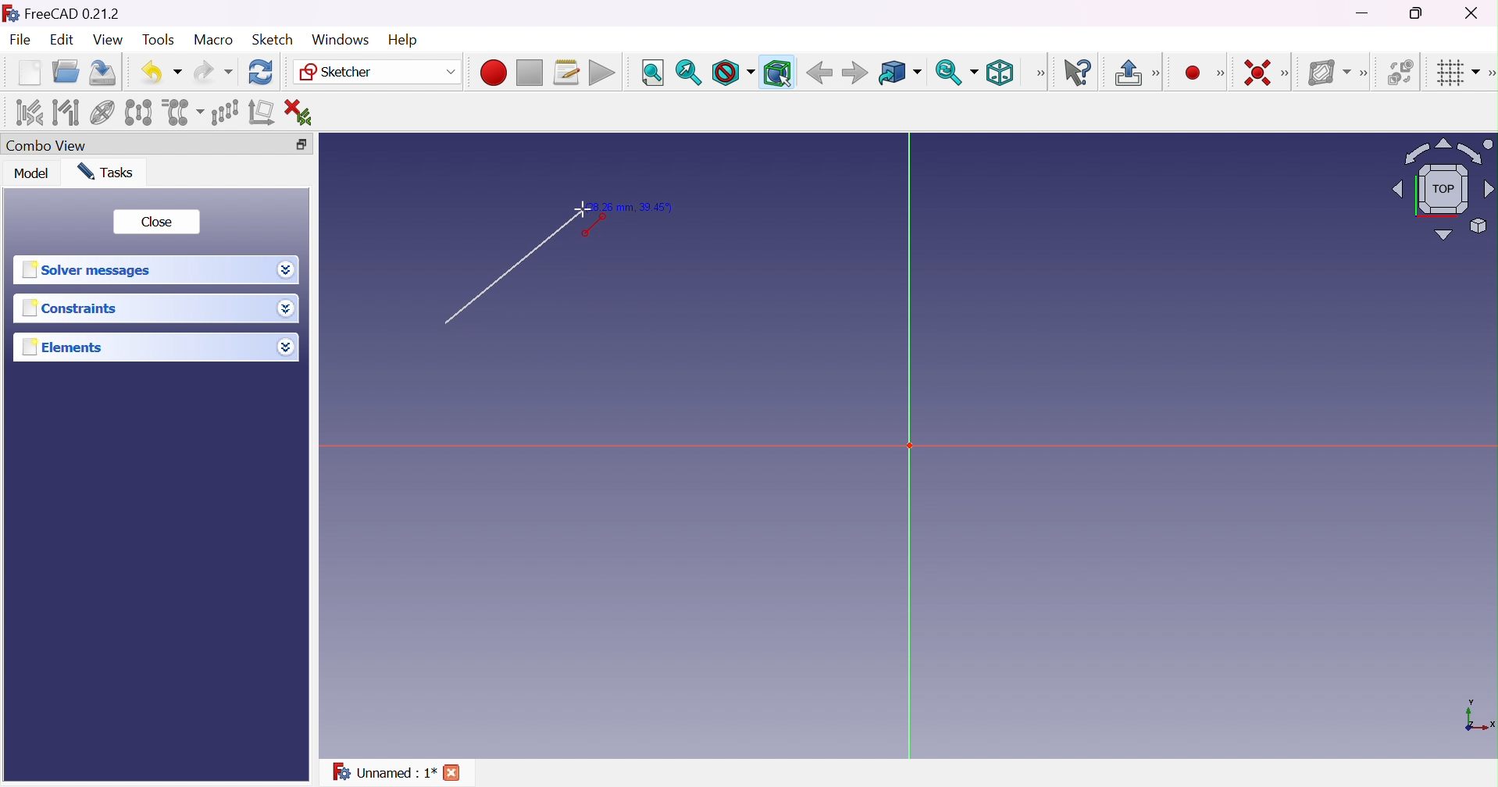  What do you see at coordinates (492, 73) in the screenshot?
I see `Macros recording` at bounding box center [492, 73].